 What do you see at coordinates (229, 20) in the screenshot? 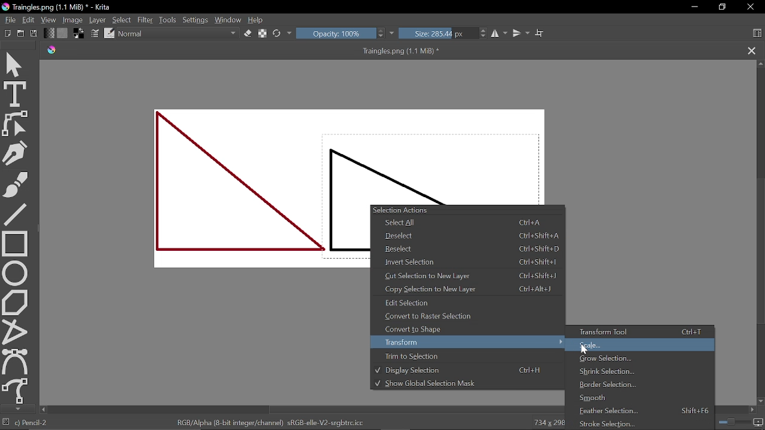
I see `Window` at bounding box center [229, 20].